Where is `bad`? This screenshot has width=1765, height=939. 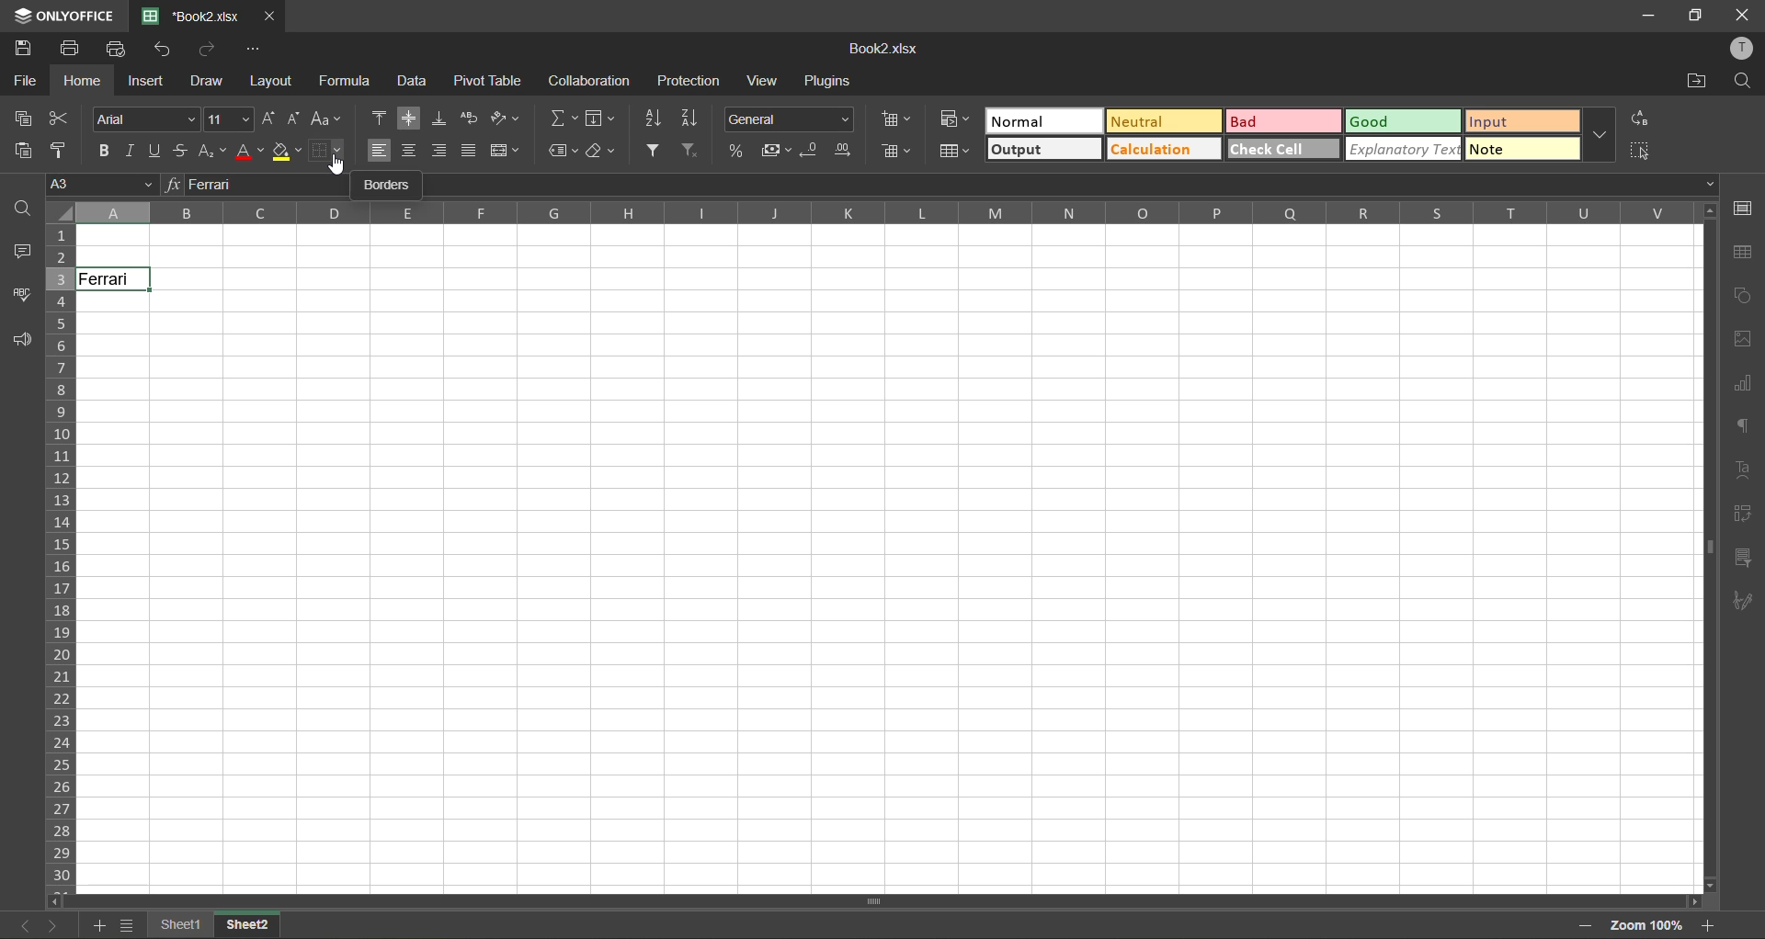
bad is located at coordinates (1281, 123).